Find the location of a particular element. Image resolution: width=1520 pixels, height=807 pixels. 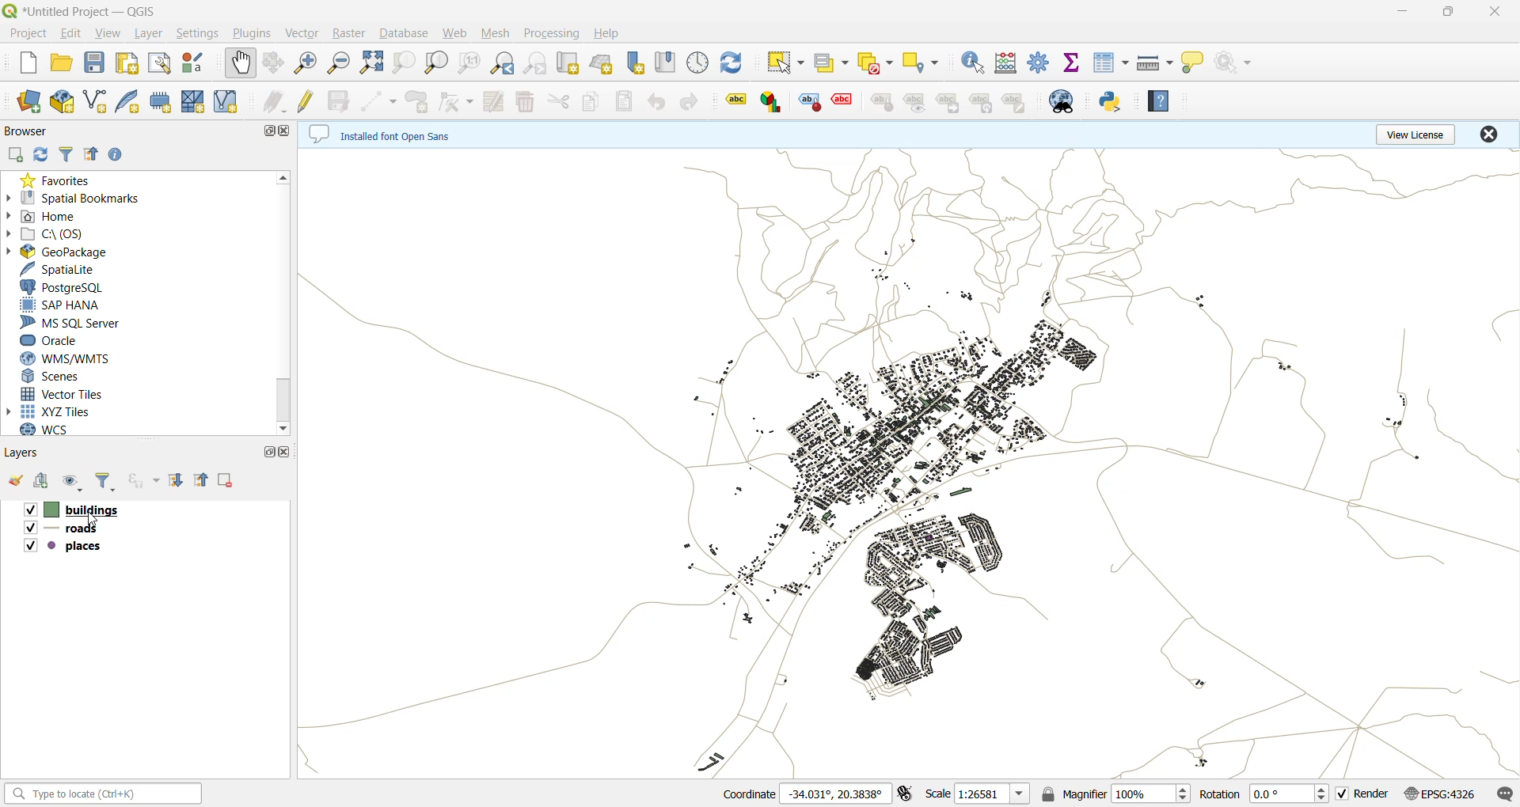

print layout is located at coordinates (128, 63).